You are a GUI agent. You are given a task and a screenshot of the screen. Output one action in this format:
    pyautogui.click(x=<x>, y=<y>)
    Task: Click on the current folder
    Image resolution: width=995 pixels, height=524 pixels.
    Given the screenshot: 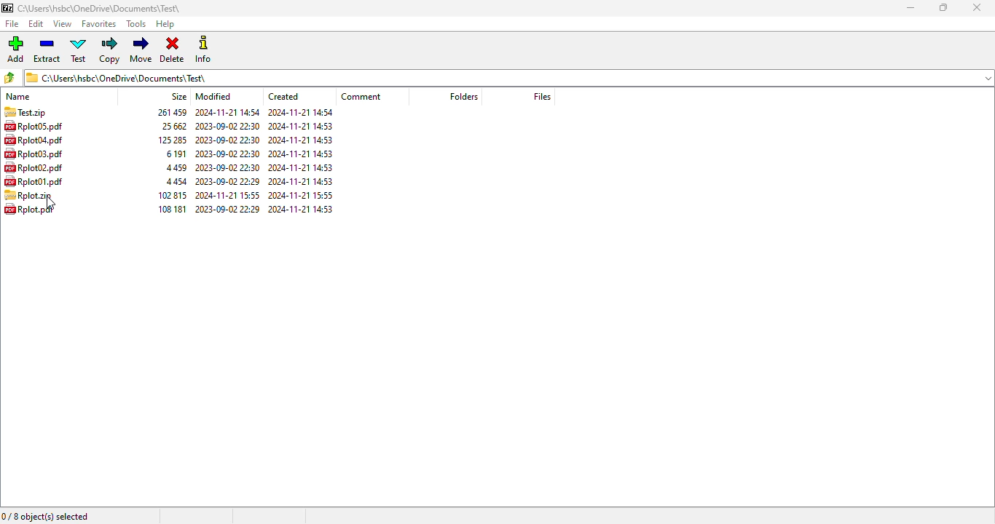 What is the action you would take?
    pyautogui.click(x=508, y=77)
    